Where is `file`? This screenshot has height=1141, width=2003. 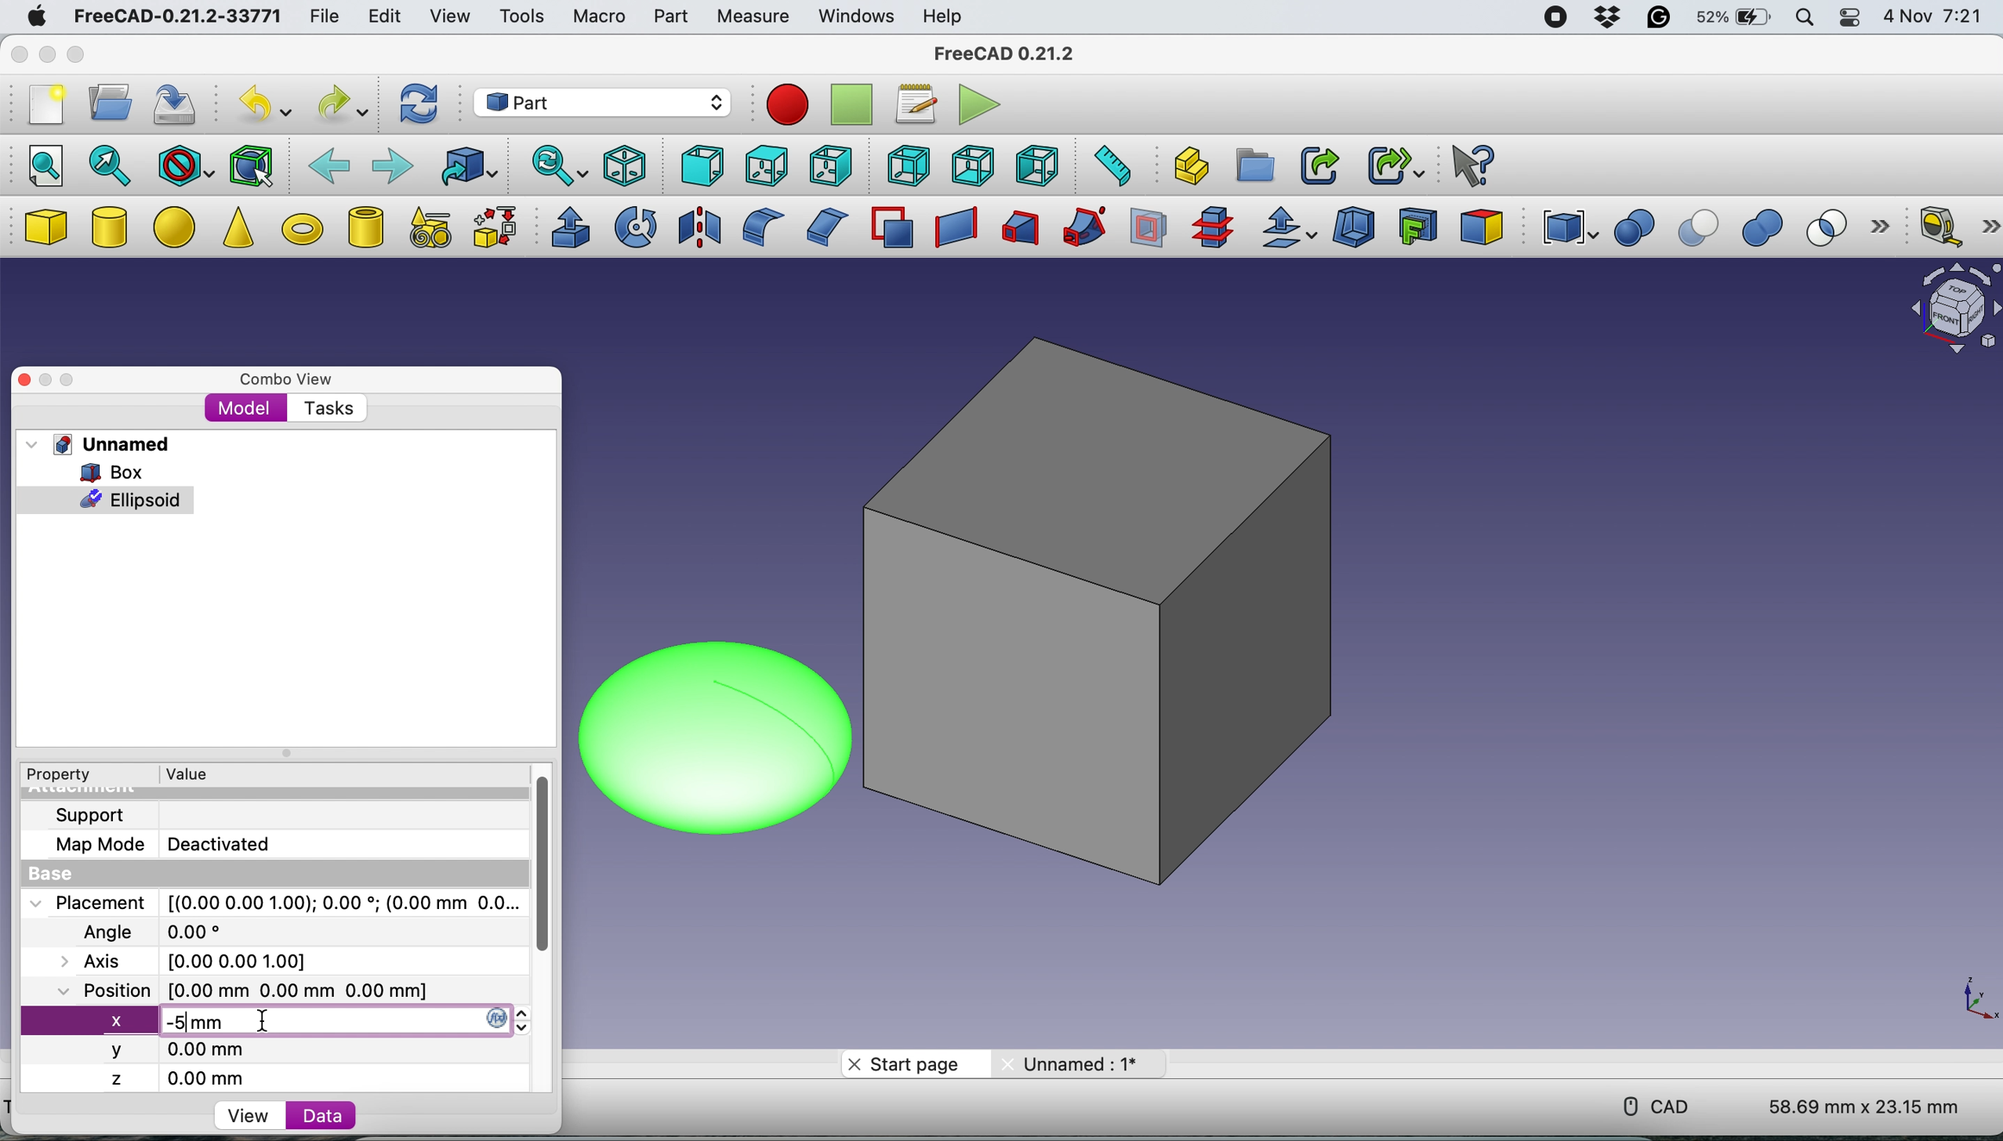 file is located at coordinates (325, 17).